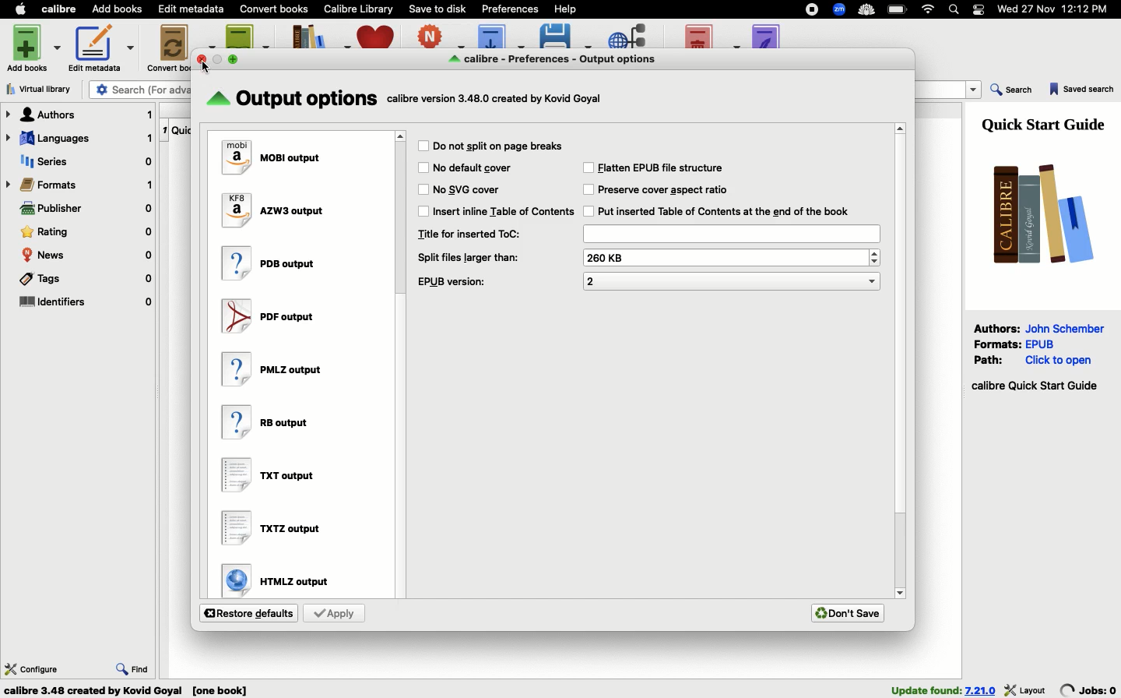 The height and width of the screenshot is (698, 1121). What do you see at coordinates (1082, 90) in the screenshot?
I see `Saved search` at bounding box center [1082, 90].